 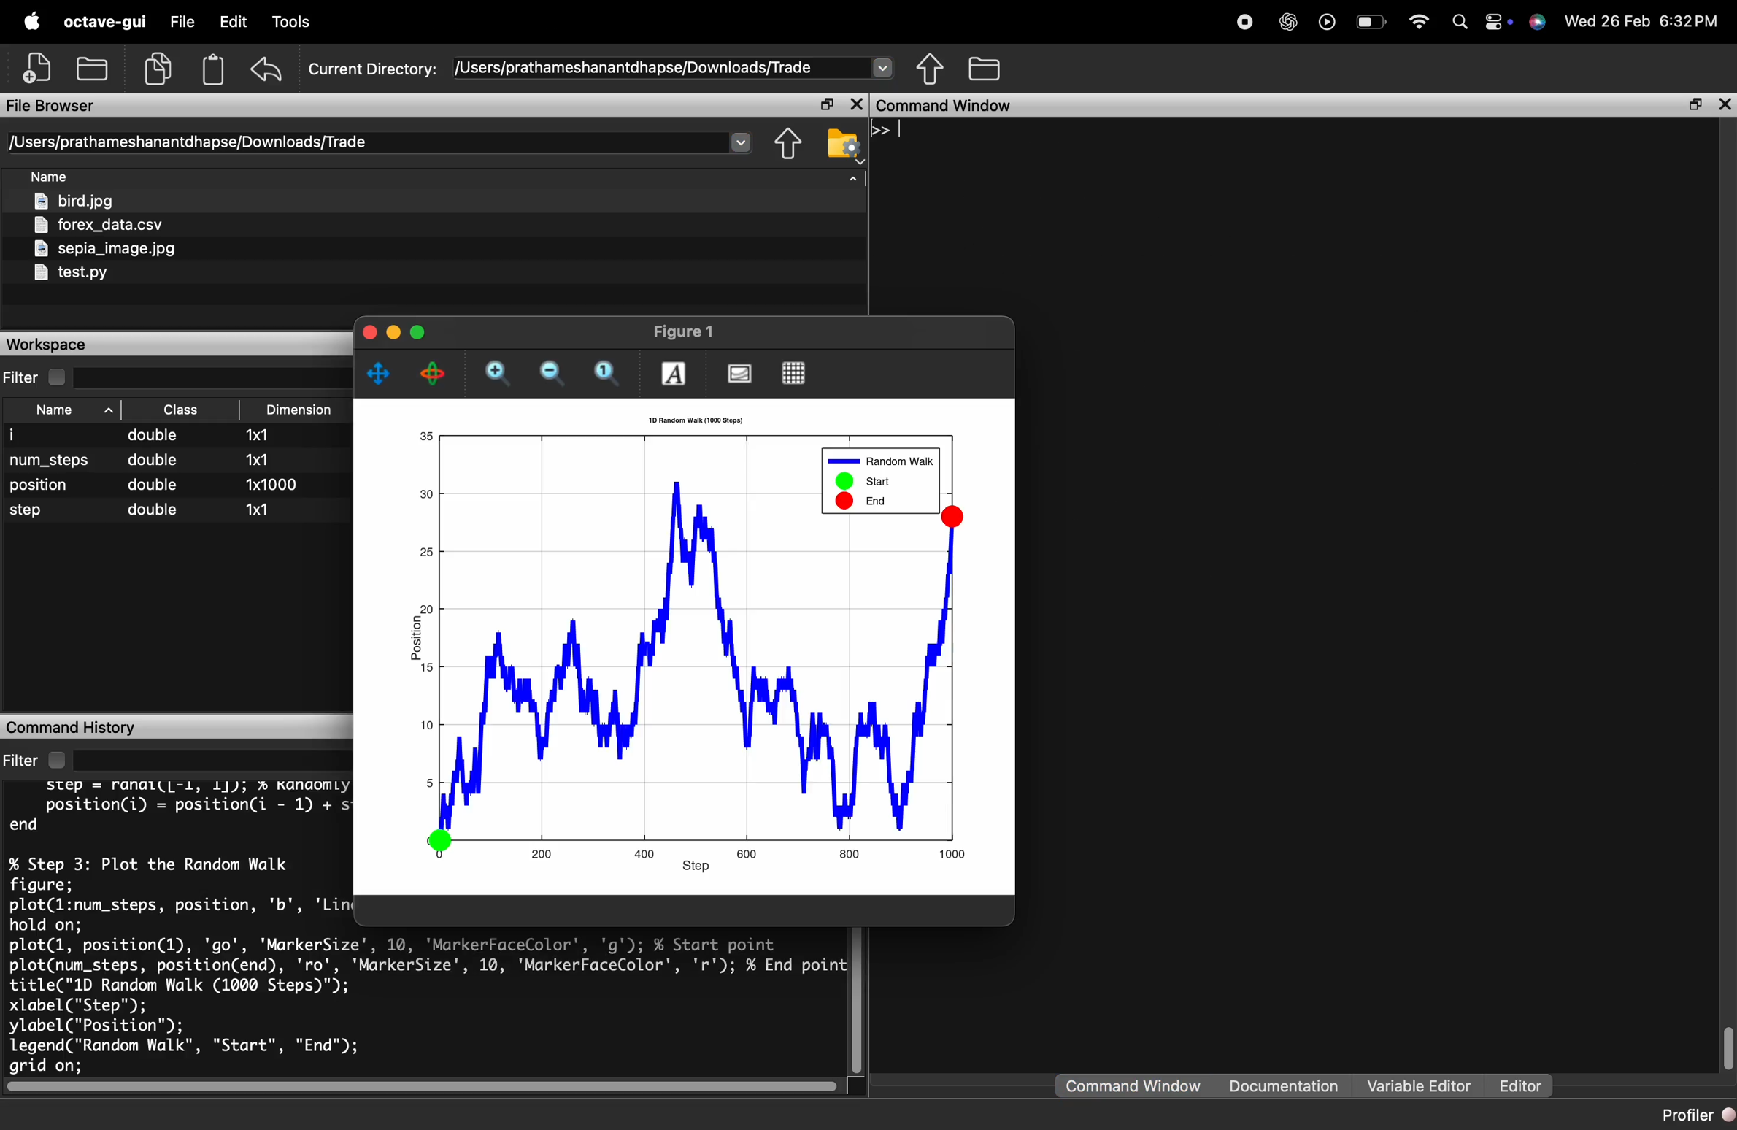 What do you see at coordinates (233, 23) in the screenshot?
I see `edit` at bounding box center [233, 23].